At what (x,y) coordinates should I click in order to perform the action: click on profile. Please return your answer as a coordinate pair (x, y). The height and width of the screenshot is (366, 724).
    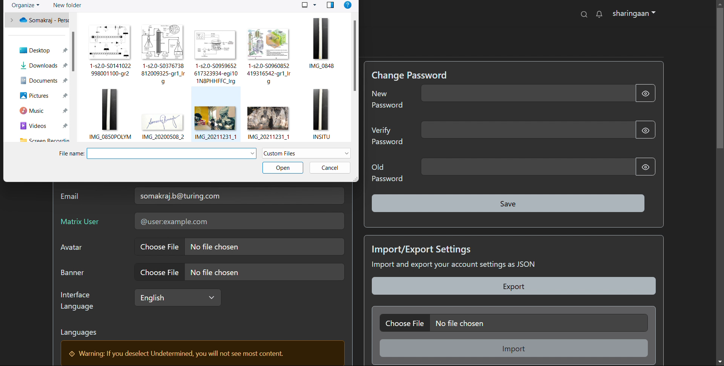
    Looking at the image, I should click on (634, 14).